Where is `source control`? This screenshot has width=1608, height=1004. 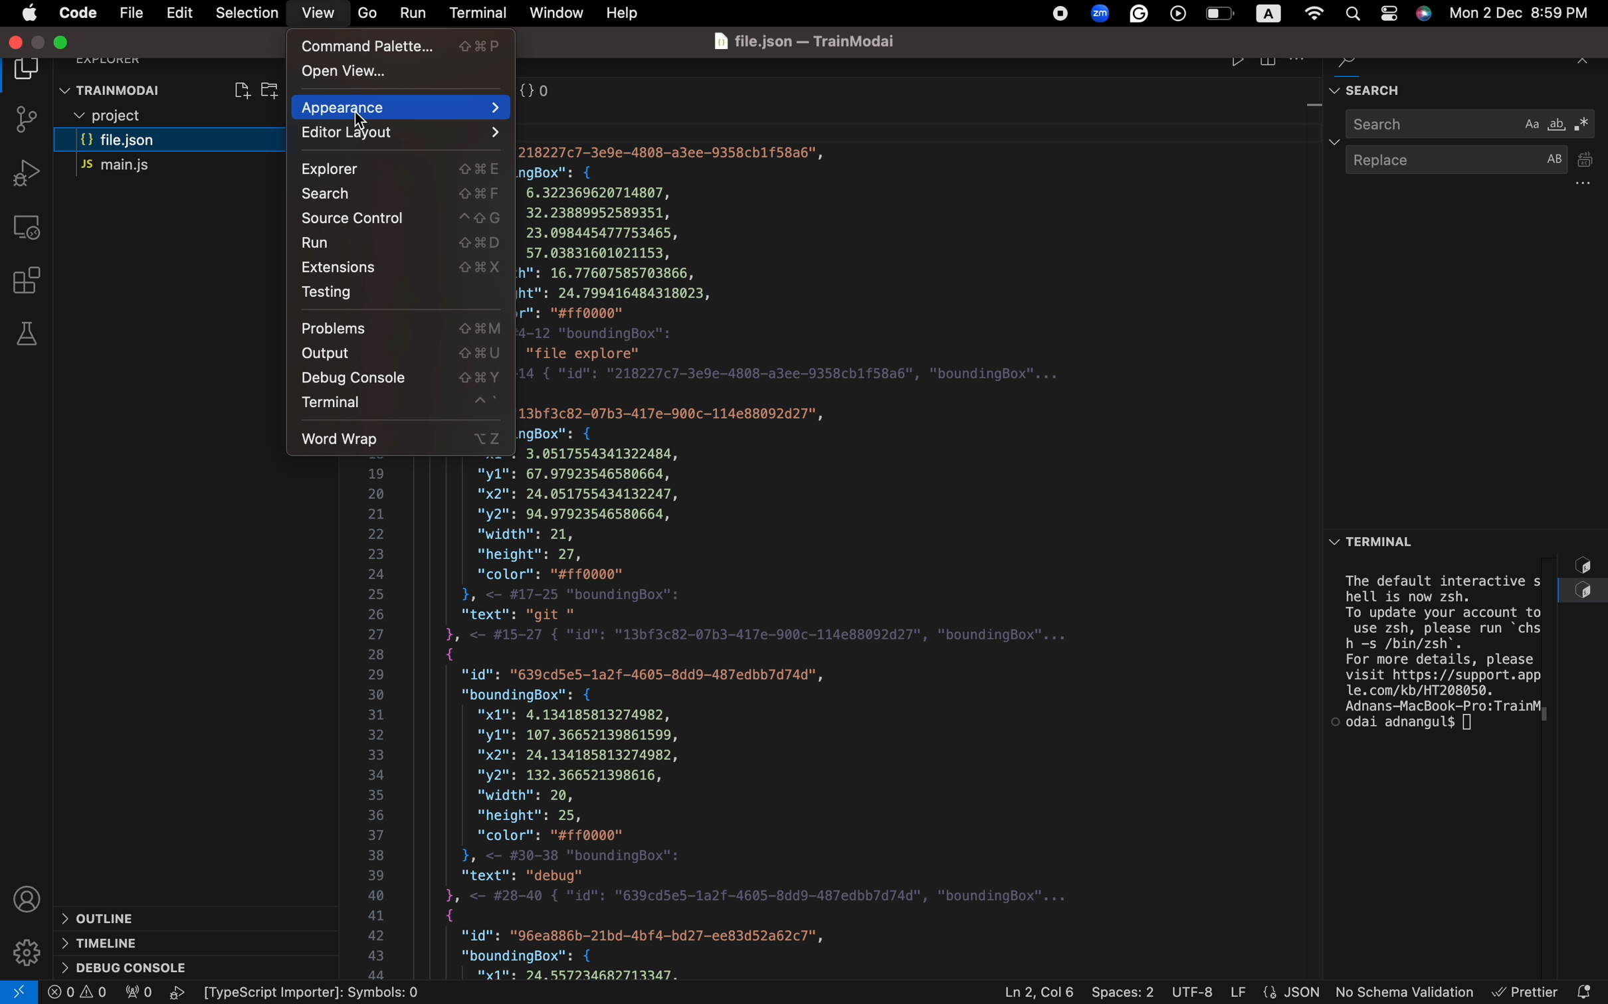
source control is located at coordinates (403, 220).